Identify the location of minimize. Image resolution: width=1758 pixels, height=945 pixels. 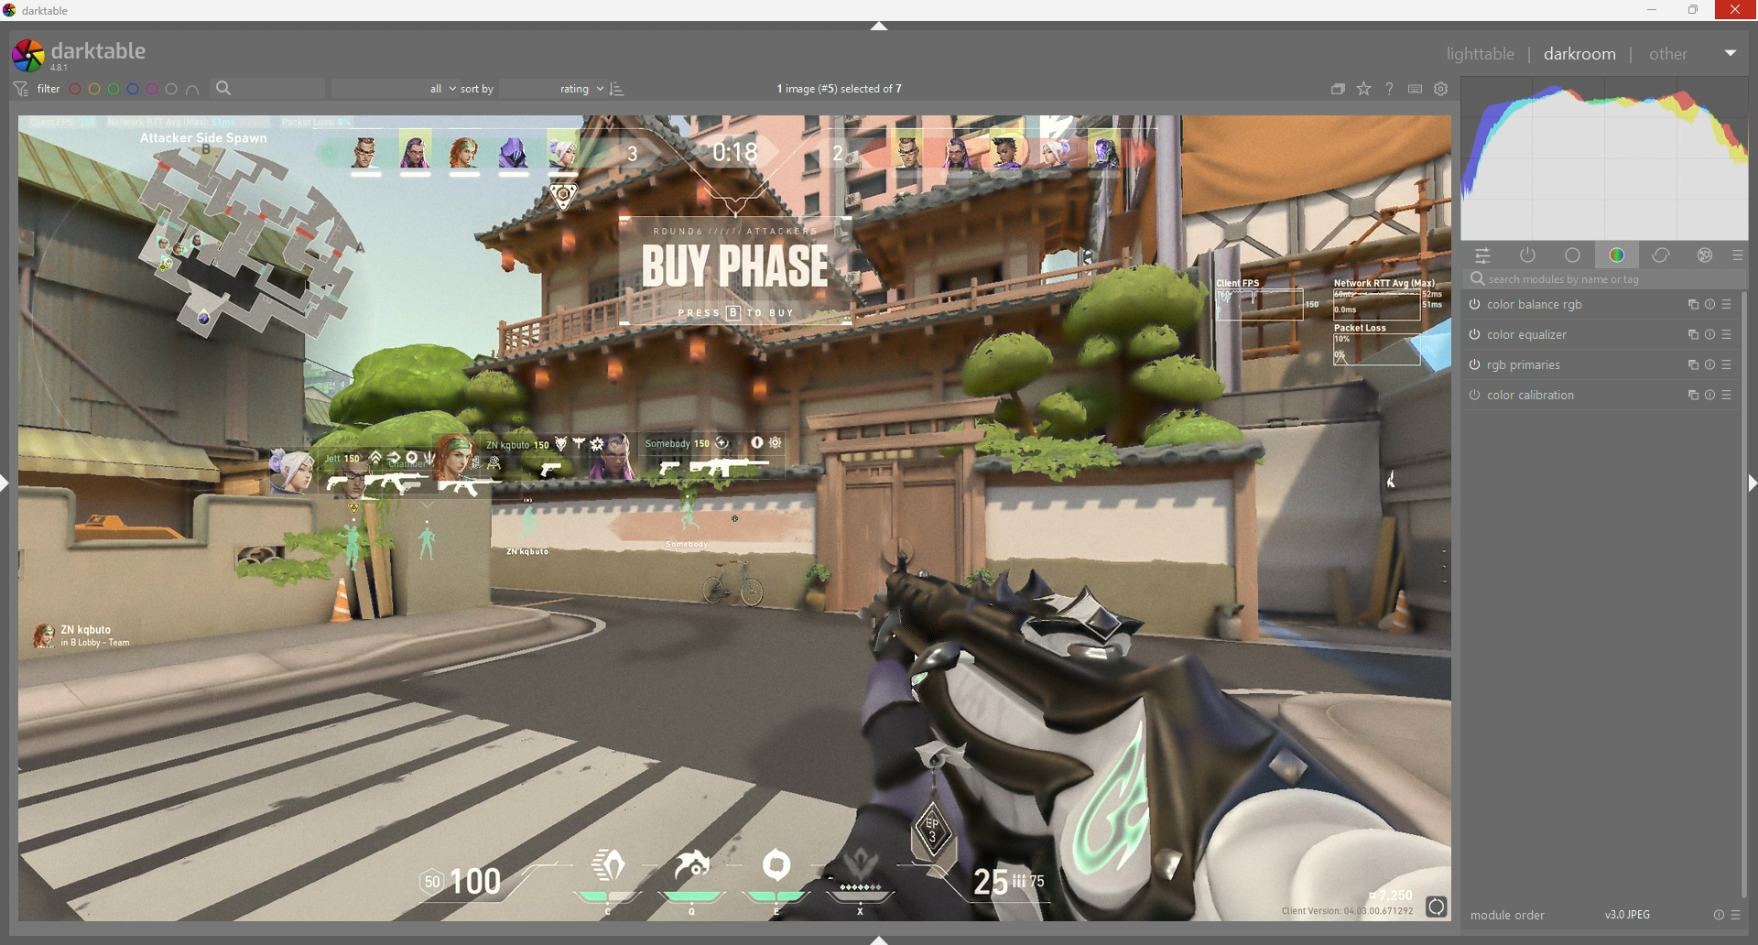
(1652, 11).